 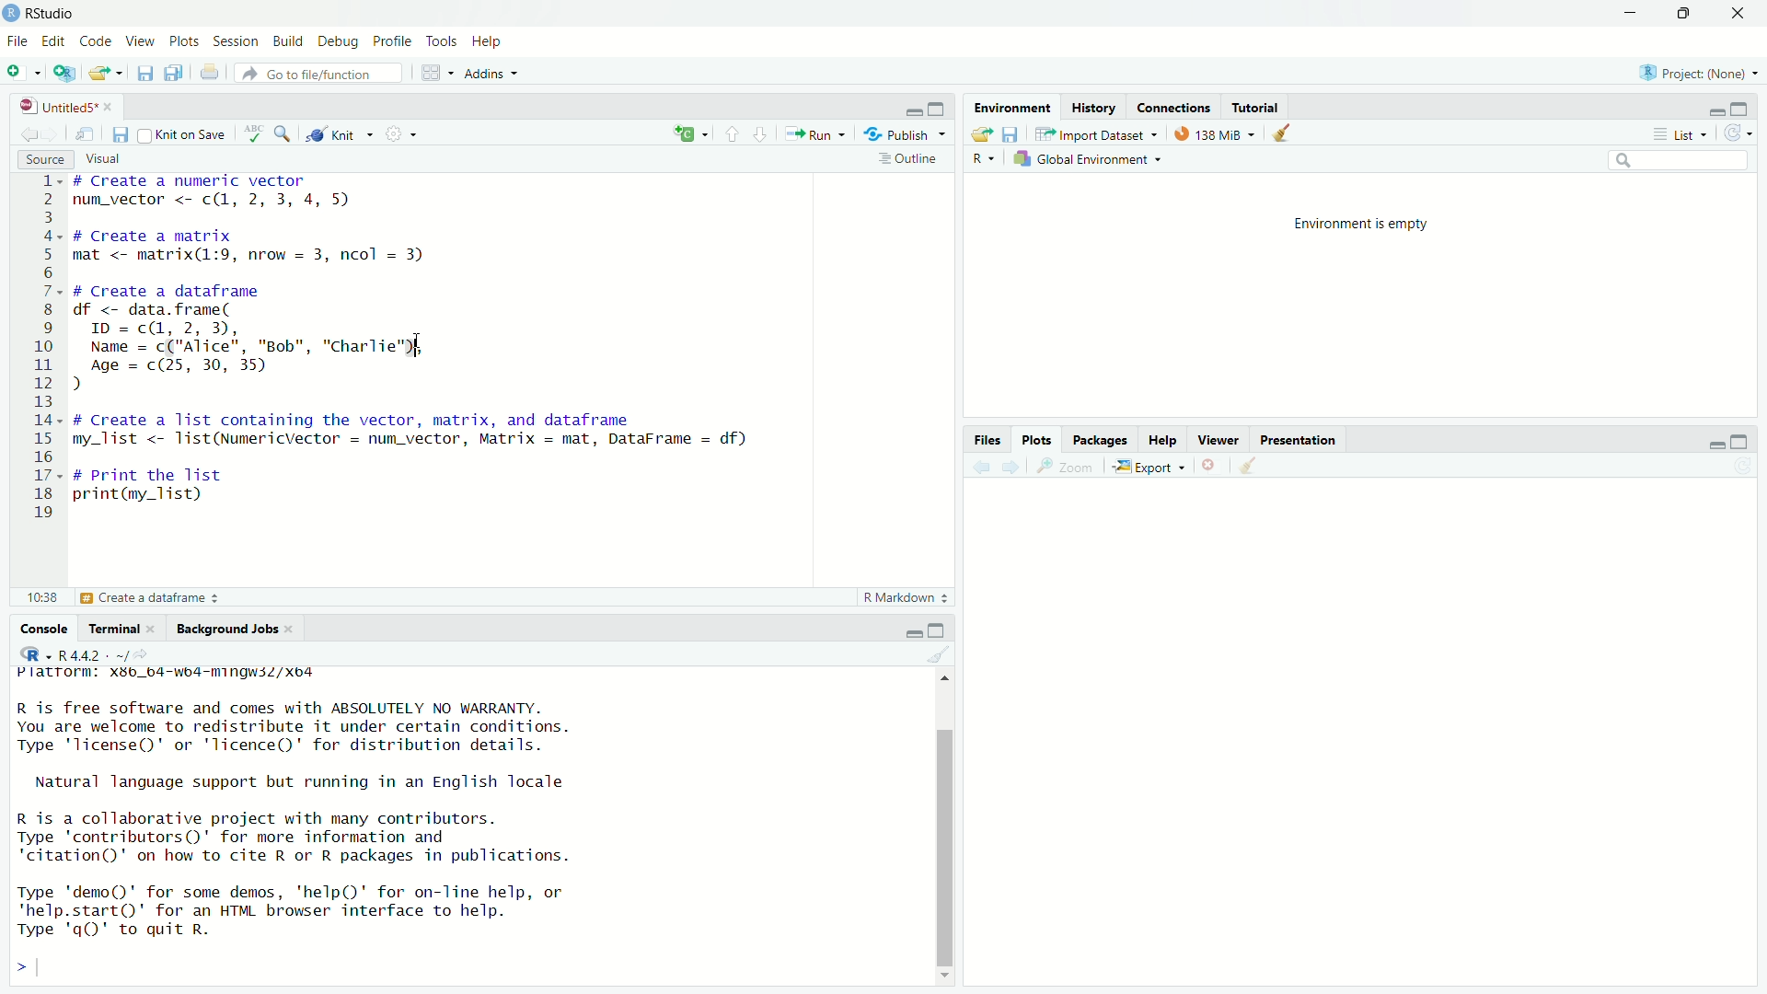 I want to click on files, so click(x=1014, y=134).